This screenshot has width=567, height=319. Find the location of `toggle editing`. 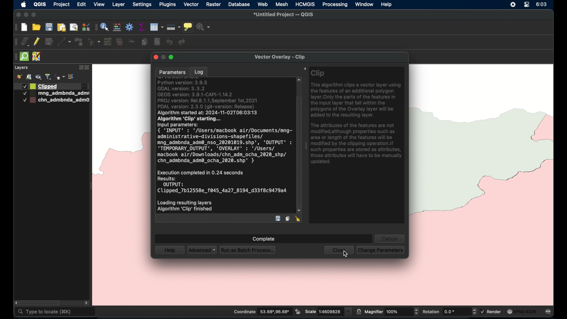

toggle editing is located at coordinates (36, 41).